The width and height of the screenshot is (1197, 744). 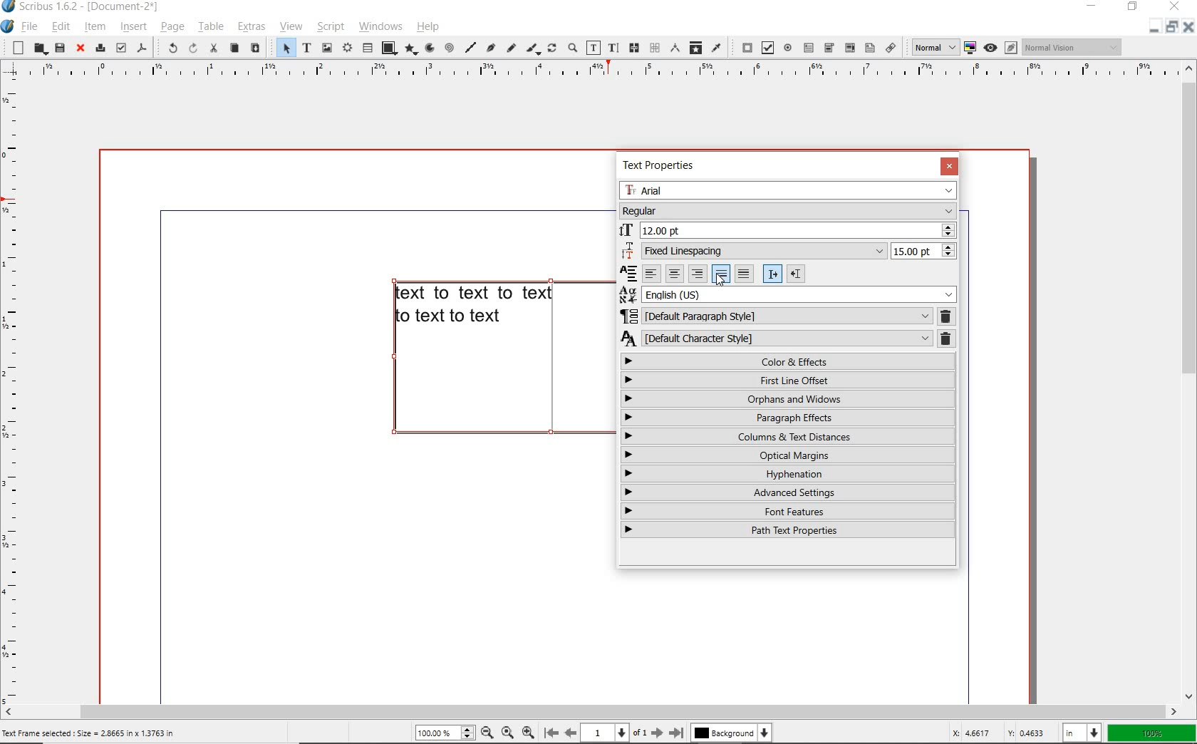 I want to click on text frame, so click(x=306, y=48).